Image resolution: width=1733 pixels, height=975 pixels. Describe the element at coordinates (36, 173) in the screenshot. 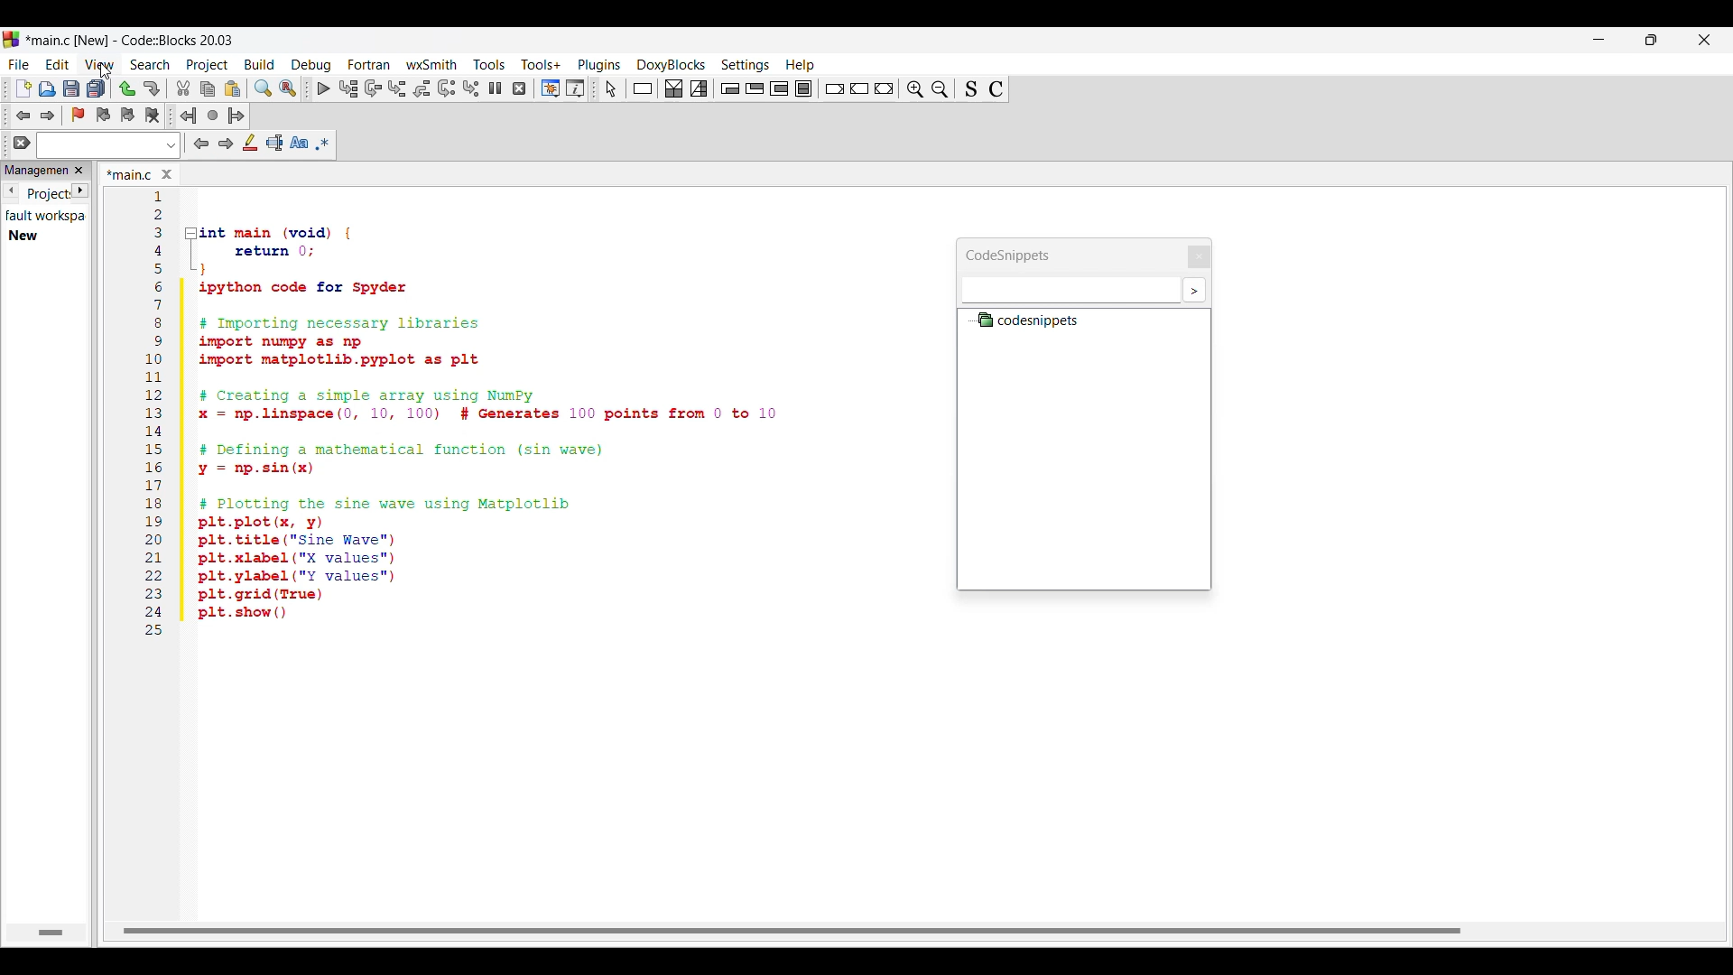

I see `Panel title` at that location.